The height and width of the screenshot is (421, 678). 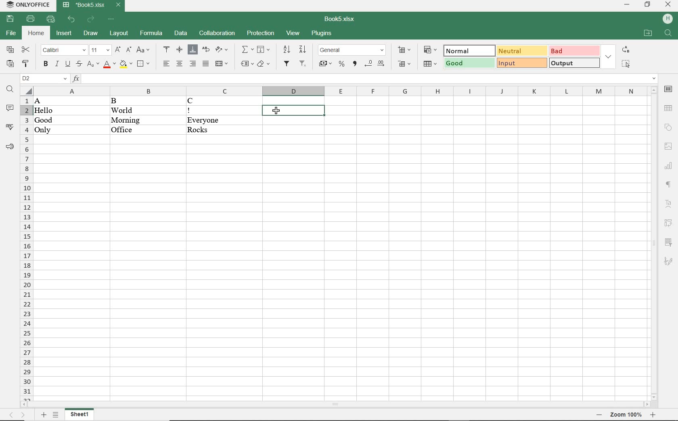 I want to click on FORMULA, so click(x=150, y=34).